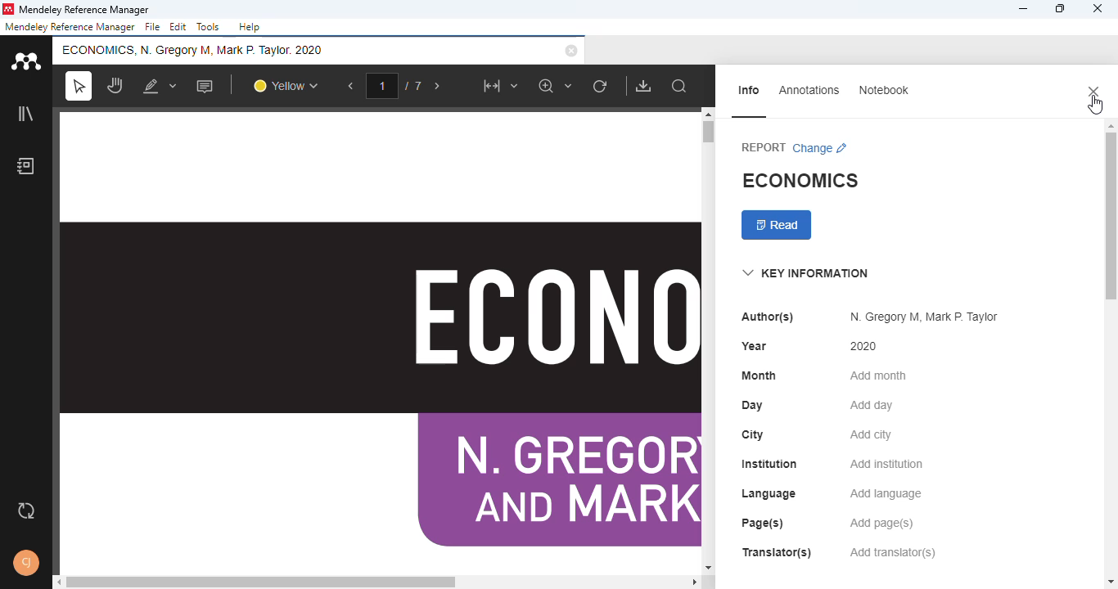 This screenshot has height=589, width=1118. Describe the element at coordinates (758, 375) in the screenshot. I see `month` at that location.